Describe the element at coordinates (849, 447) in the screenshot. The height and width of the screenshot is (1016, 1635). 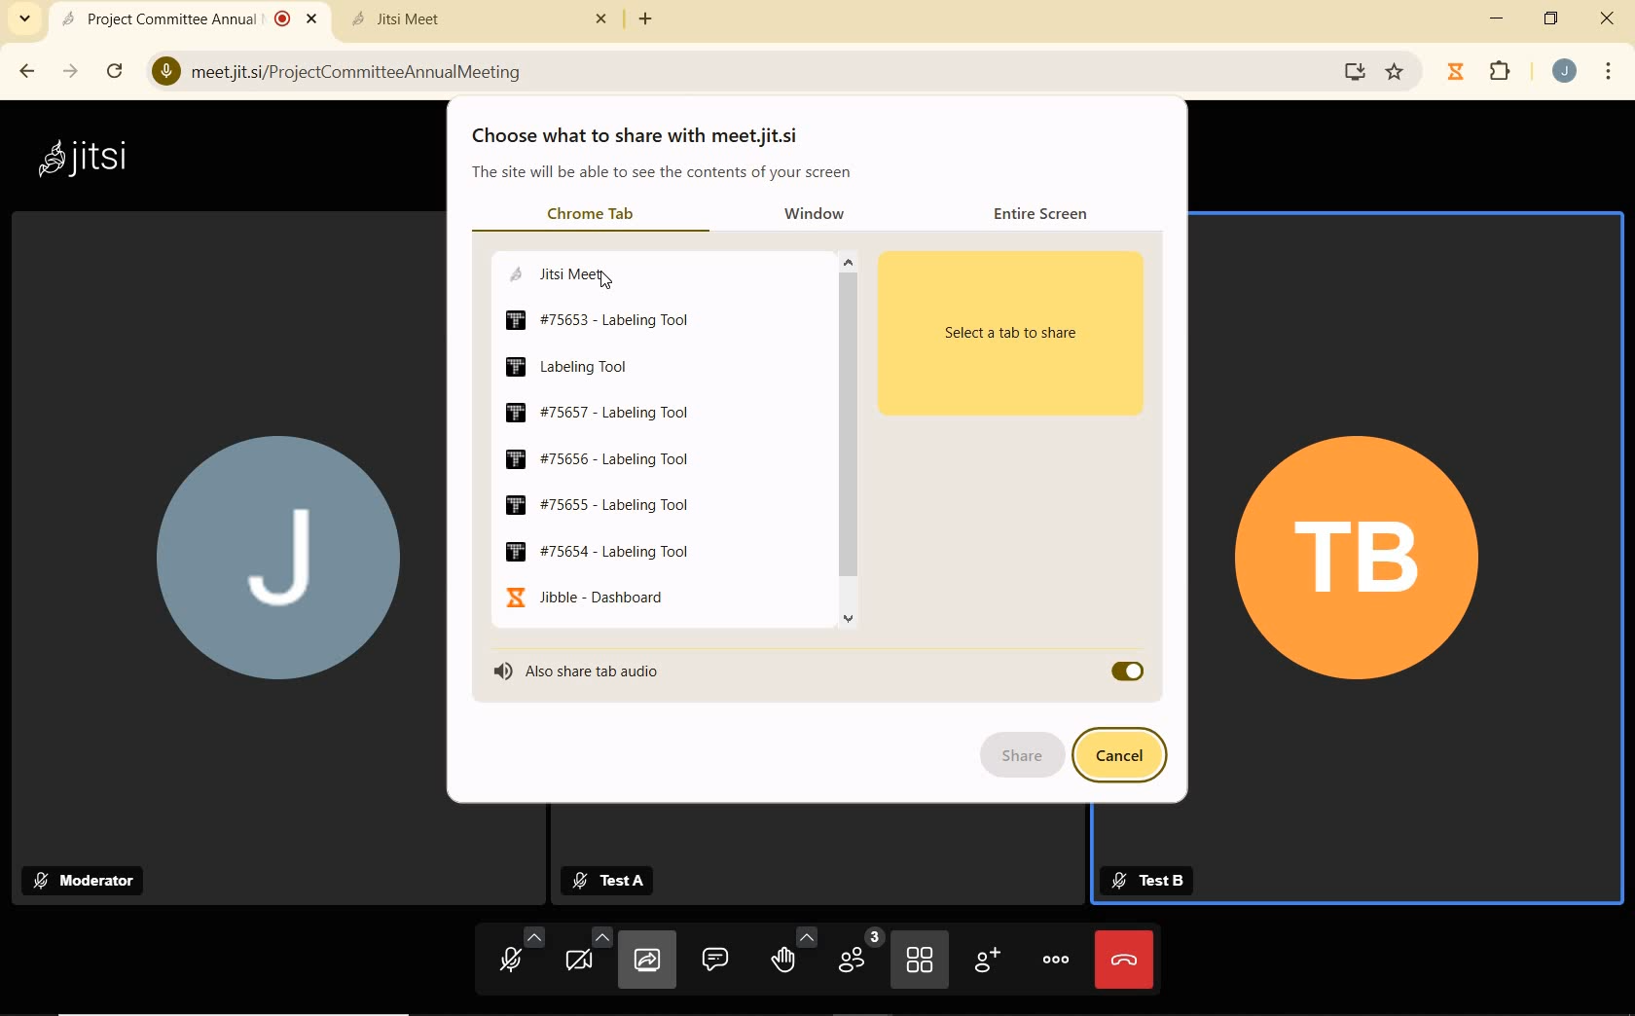
I see `SCROLL BAR` at that location.